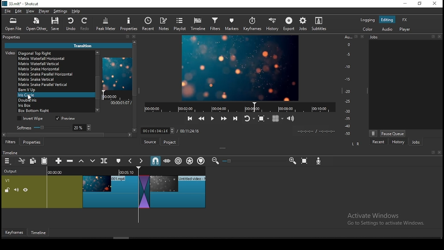 The height and width of the screenshot is (250, 444). What do you see at coordinates (67, 119) in the screenshot?
I see `preview on/off` at bounding box center [67, 119].